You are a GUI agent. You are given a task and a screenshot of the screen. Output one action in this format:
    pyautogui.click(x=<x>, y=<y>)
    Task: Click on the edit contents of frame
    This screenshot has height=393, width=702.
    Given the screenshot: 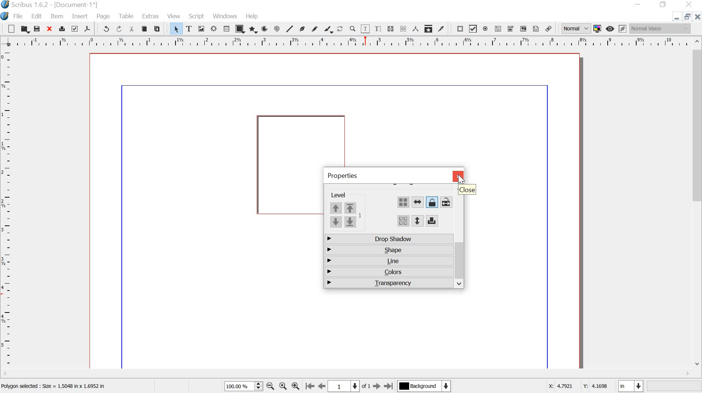 What is the action you would take?
    pyautogui.click(x=365, y=29)
    